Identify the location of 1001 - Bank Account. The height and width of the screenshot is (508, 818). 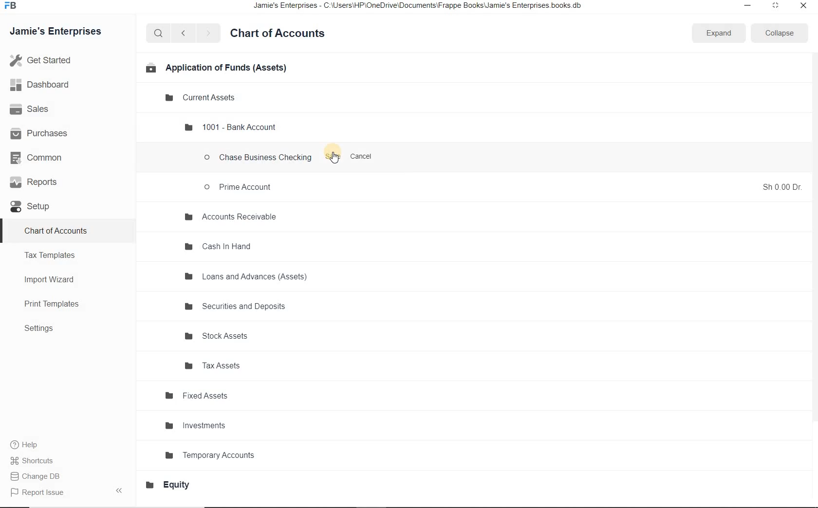
(230, 127).